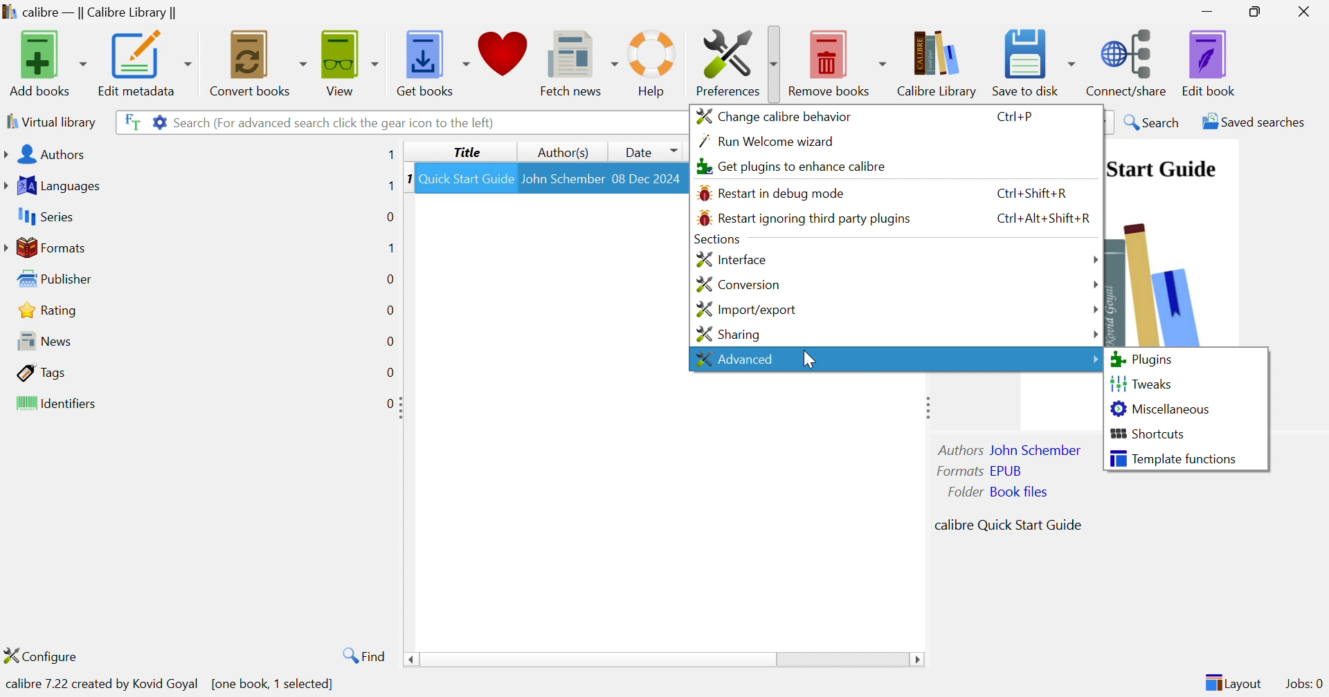 Image resolution: width=1329 pixels, height=697 pixels. Describe the element at coordinates (1207, 10) in the screenshot. I see `Minimize` at that location.